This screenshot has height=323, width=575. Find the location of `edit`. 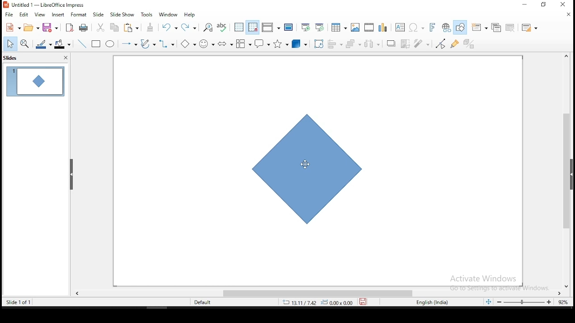

edit is located at coordinates (23, 14).